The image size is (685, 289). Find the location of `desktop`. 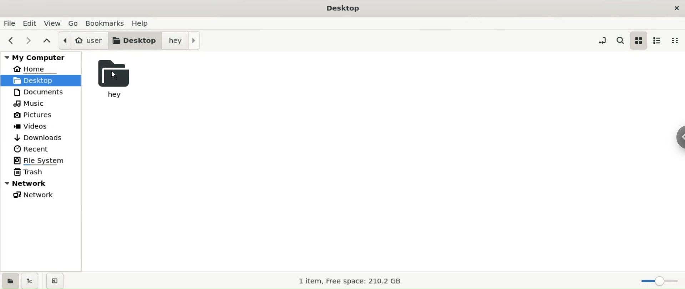

desktop is located at coordinates (135, 39).